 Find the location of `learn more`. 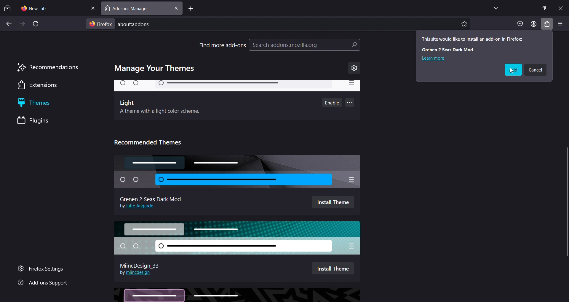

learn more is located at coordinates (434, 58).